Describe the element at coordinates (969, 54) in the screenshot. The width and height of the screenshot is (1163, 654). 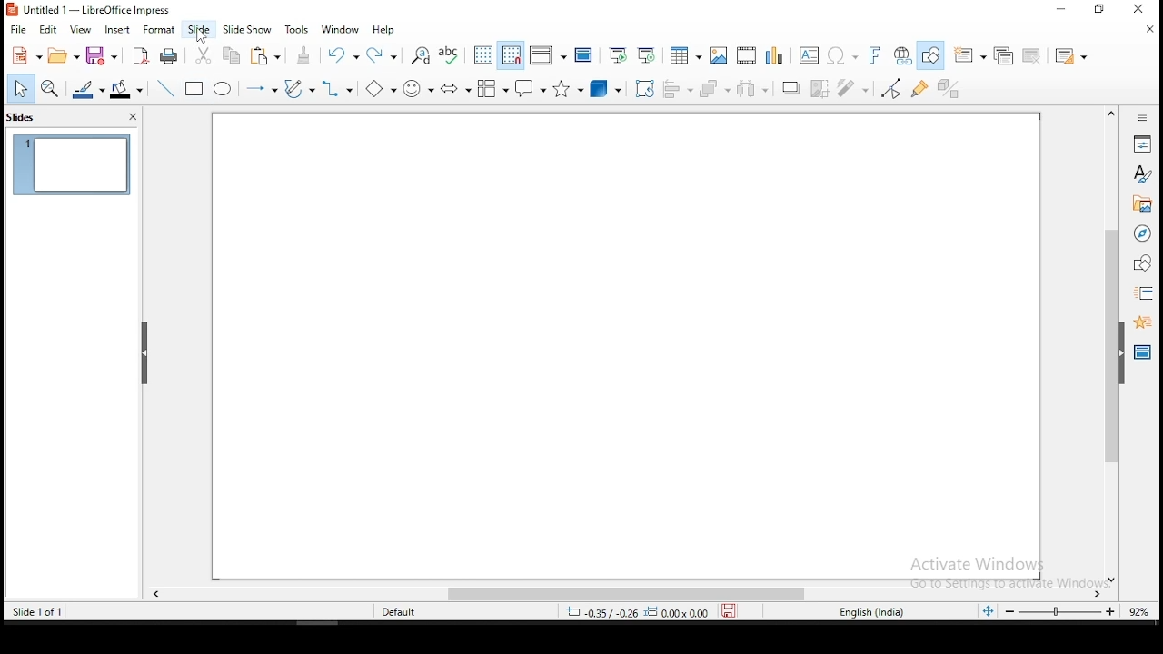
I see `new slide` at that location.